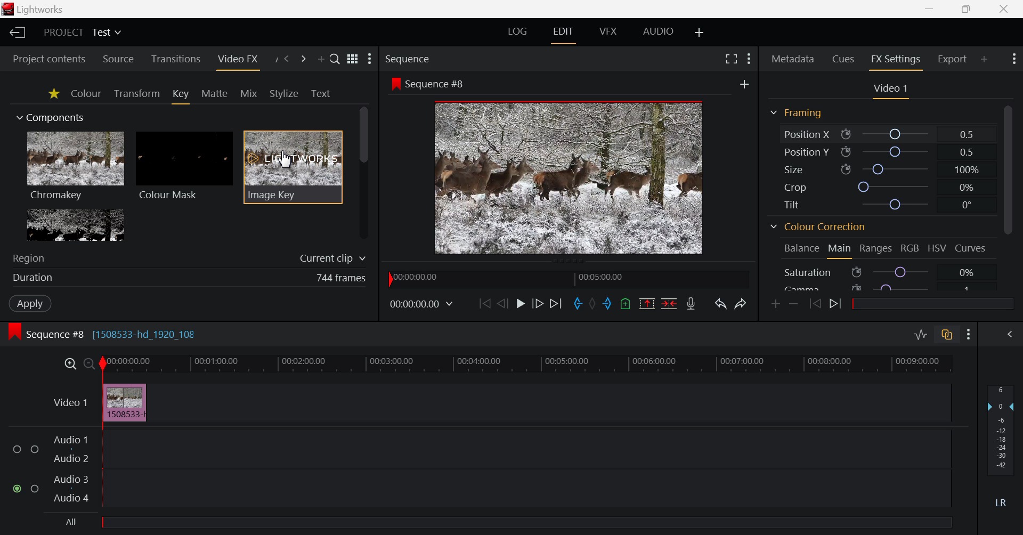  What do you see at coordinates (840, 249) in the screenshot?
I see `Main` at bounding box center [840, 249].